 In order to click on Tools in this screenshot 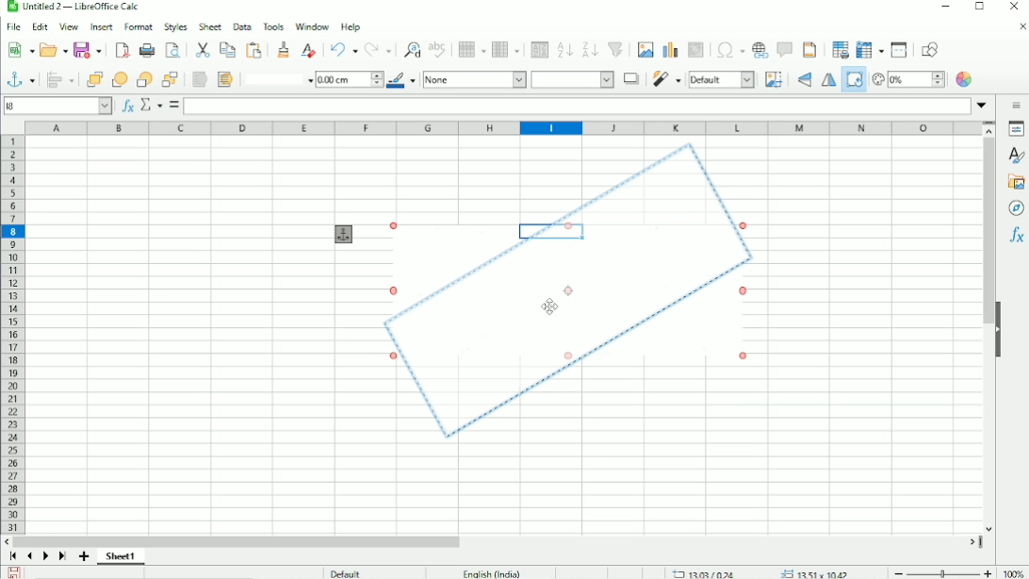, I will do `click(274, 27)`.